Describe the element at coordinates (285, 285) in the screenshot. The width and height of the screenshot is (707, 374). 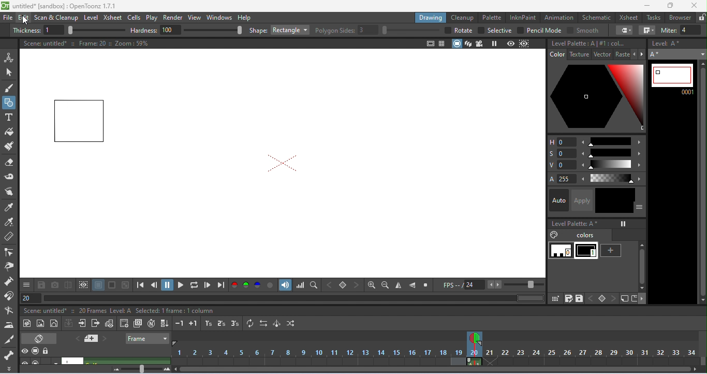
I see `sound track` at that location.